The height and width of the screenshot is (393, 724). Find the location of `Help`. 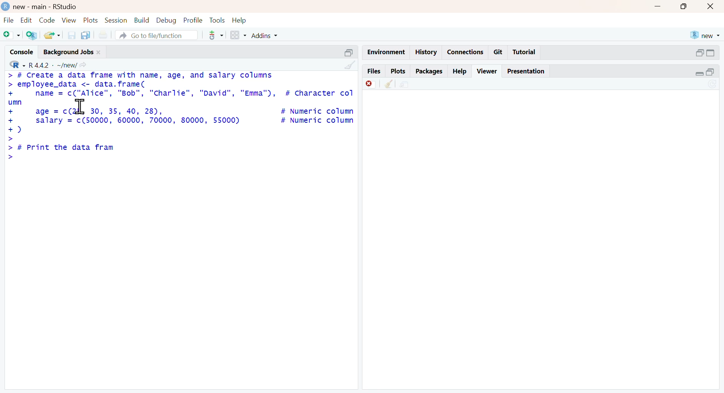

Help is located at coordinates (241, 20).